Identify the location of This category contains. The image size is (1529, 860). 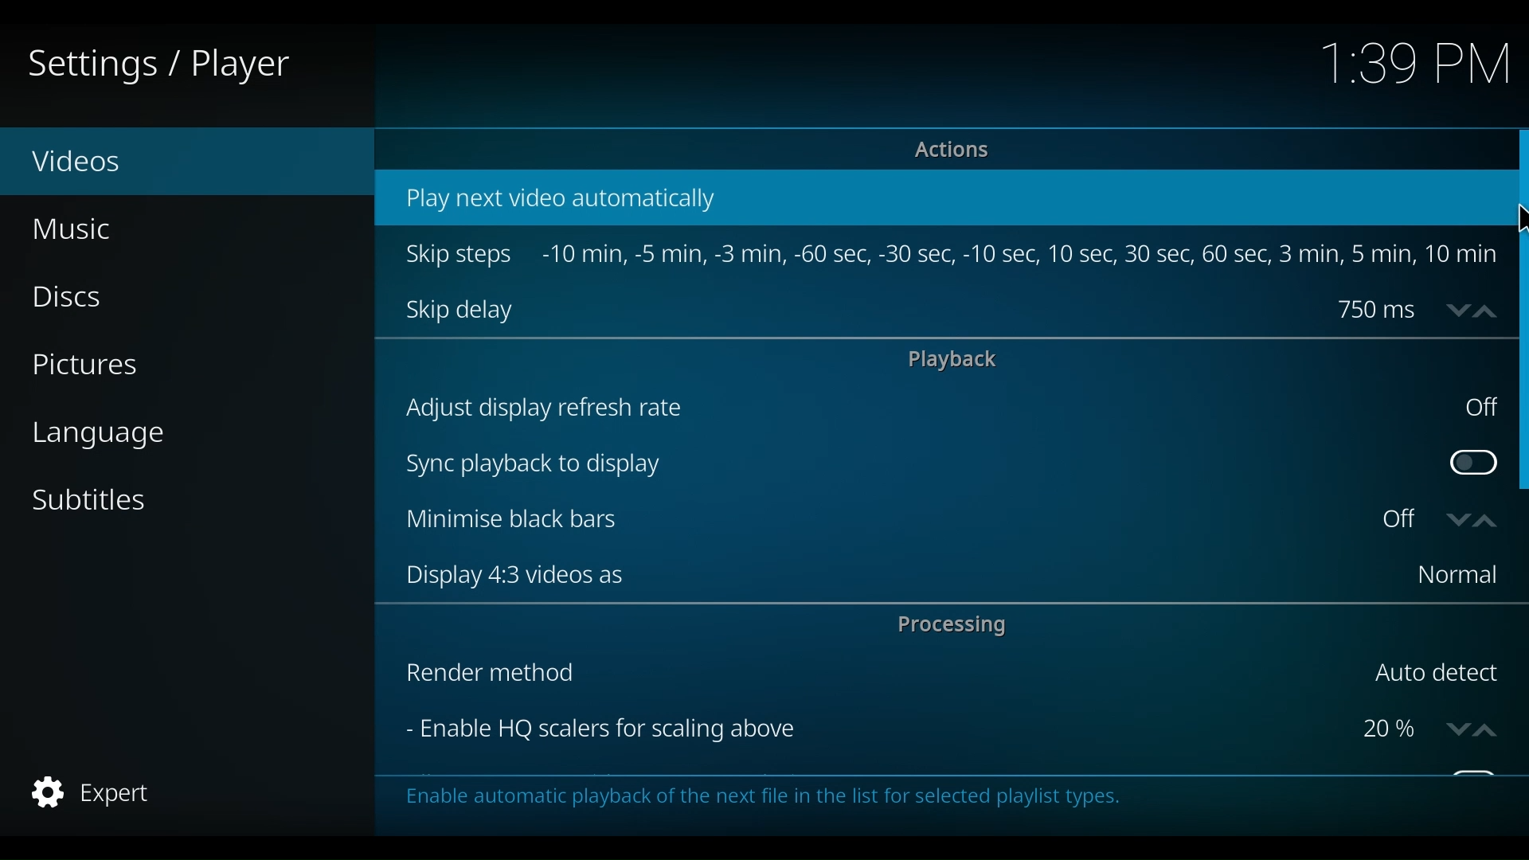
(685, 795).